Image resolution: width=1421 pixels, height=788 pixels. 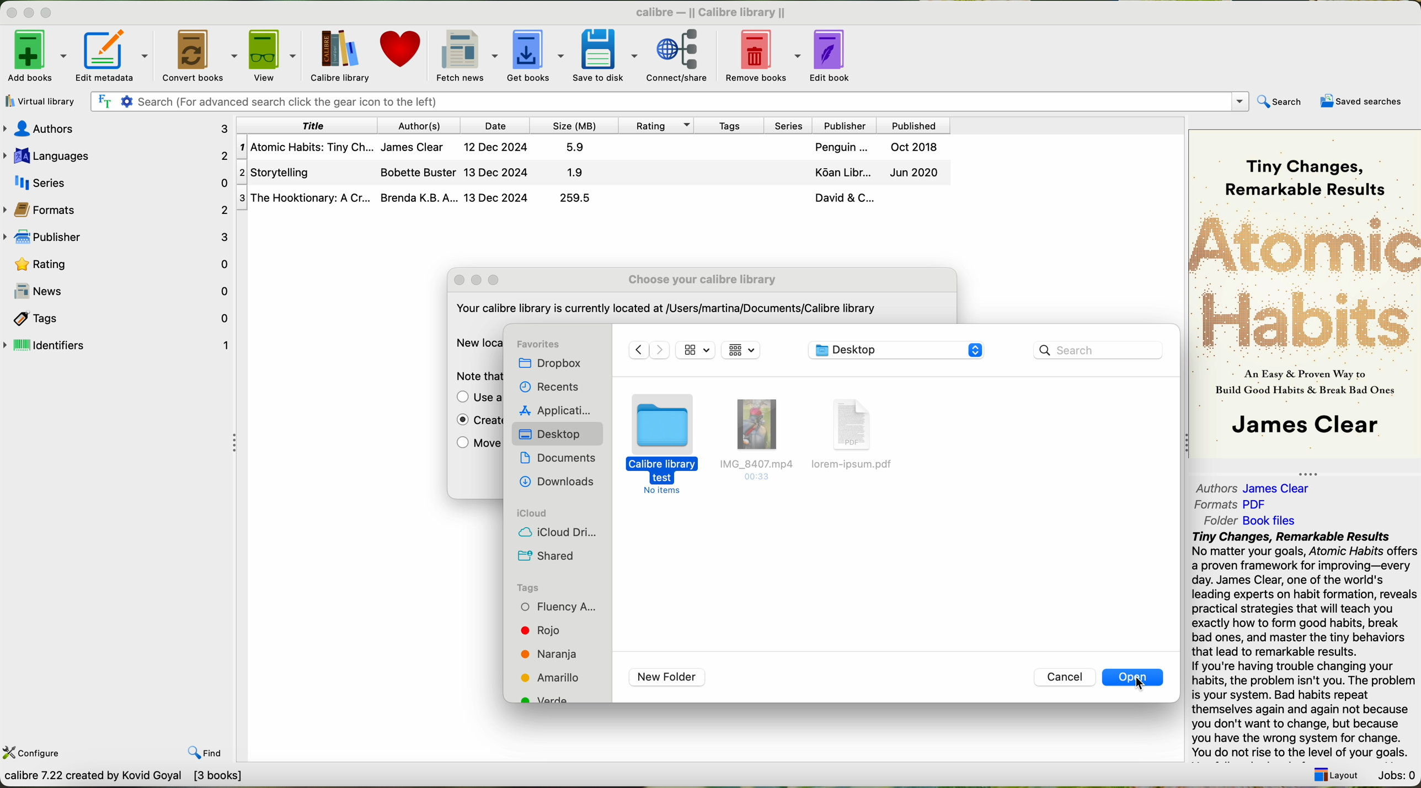 What do you see at coordinates (553, 436) in the screenshot?
I see `click on desktop` at bounding box center [553, 436].